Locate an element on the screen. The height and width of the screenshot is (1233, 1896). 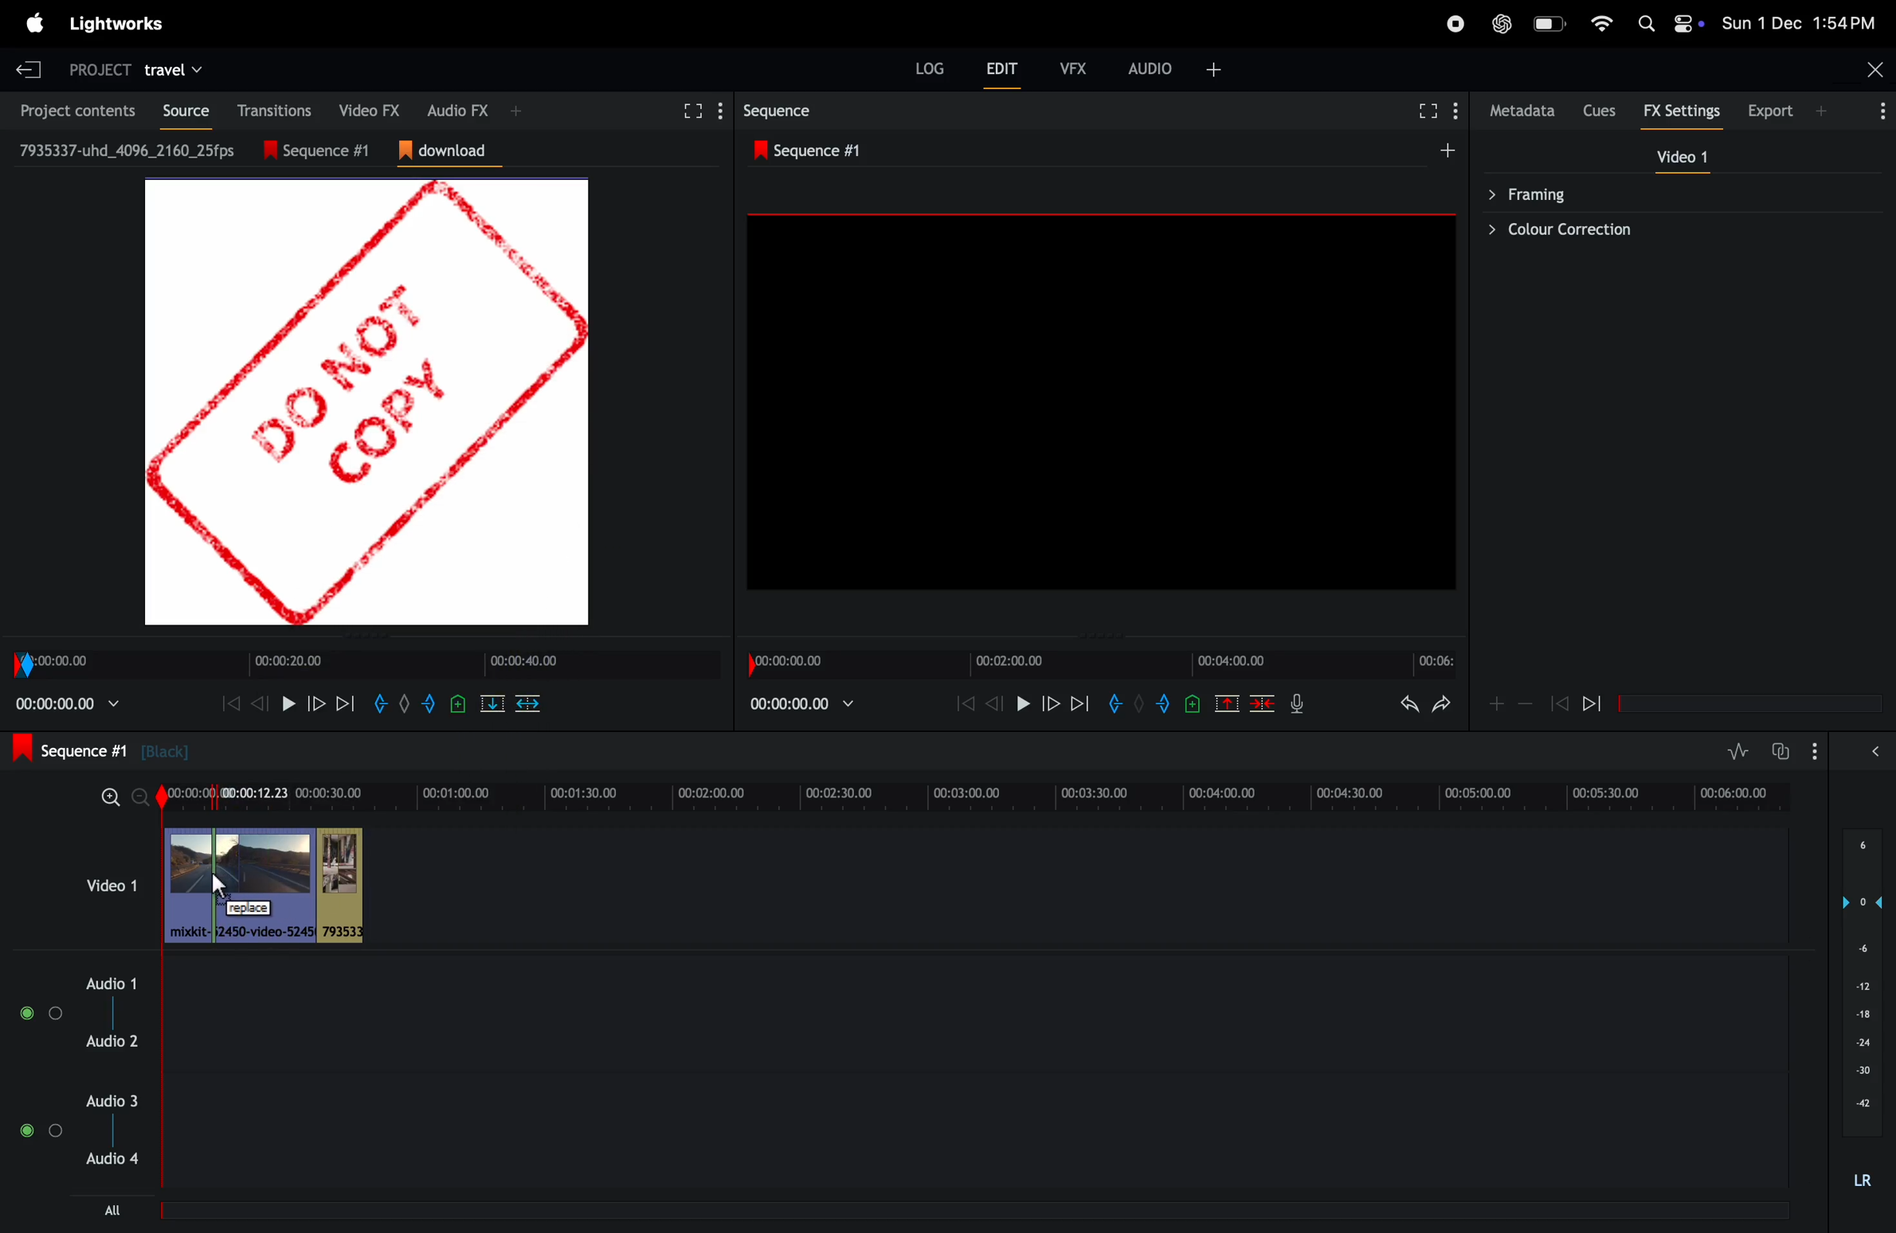
record is located at coordinates (1455, 24).